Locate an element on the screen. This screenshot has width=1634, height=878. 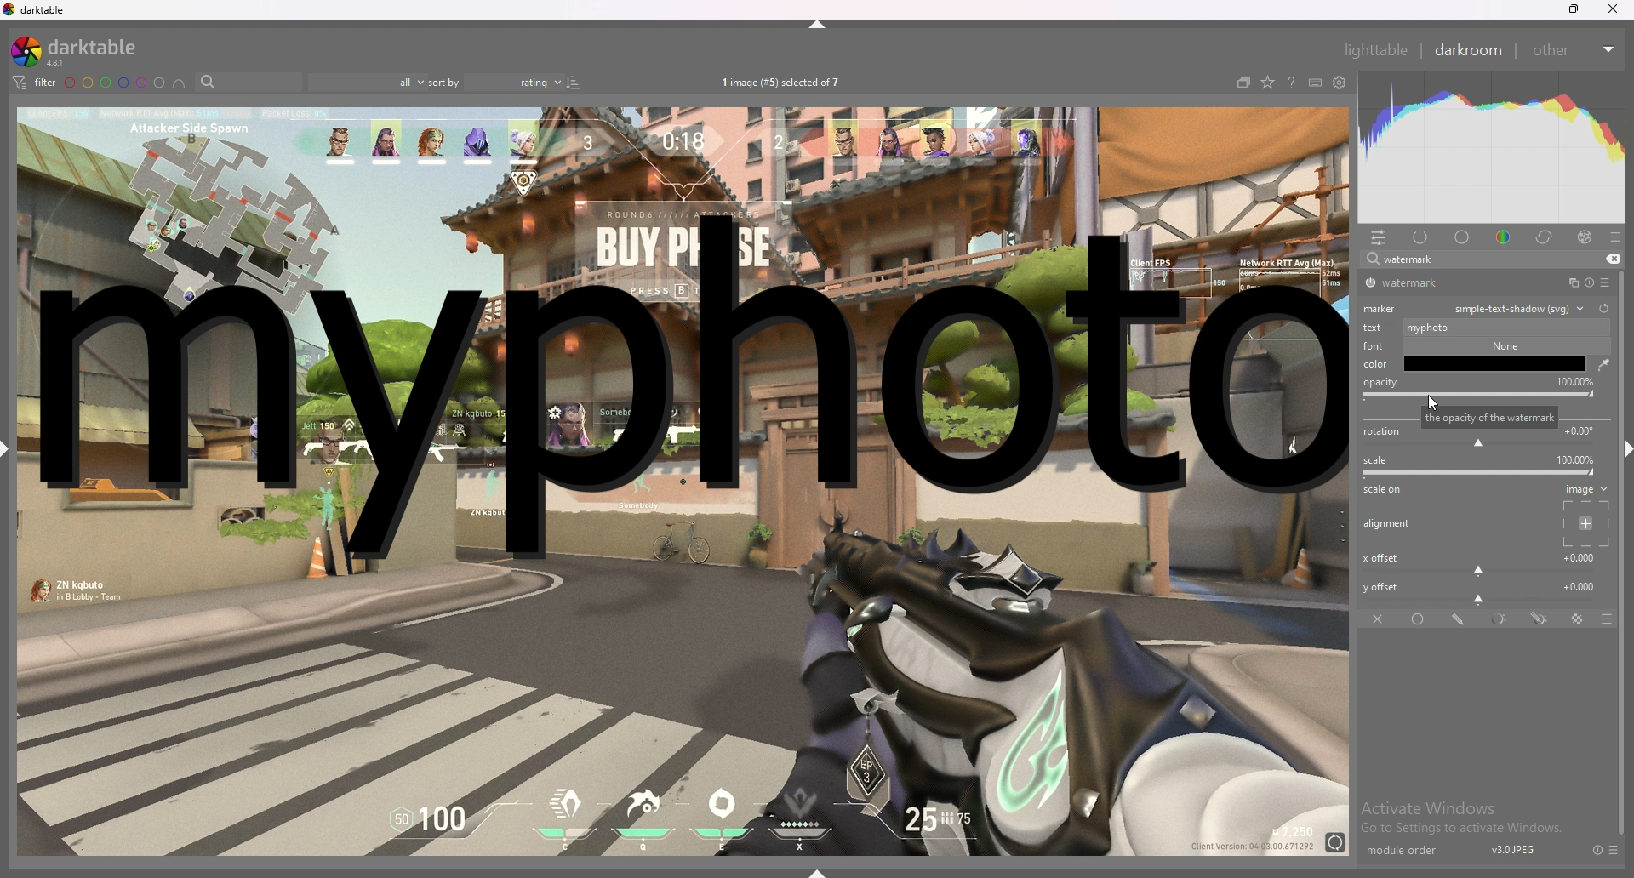
version is located at coordinates (1514, 849).